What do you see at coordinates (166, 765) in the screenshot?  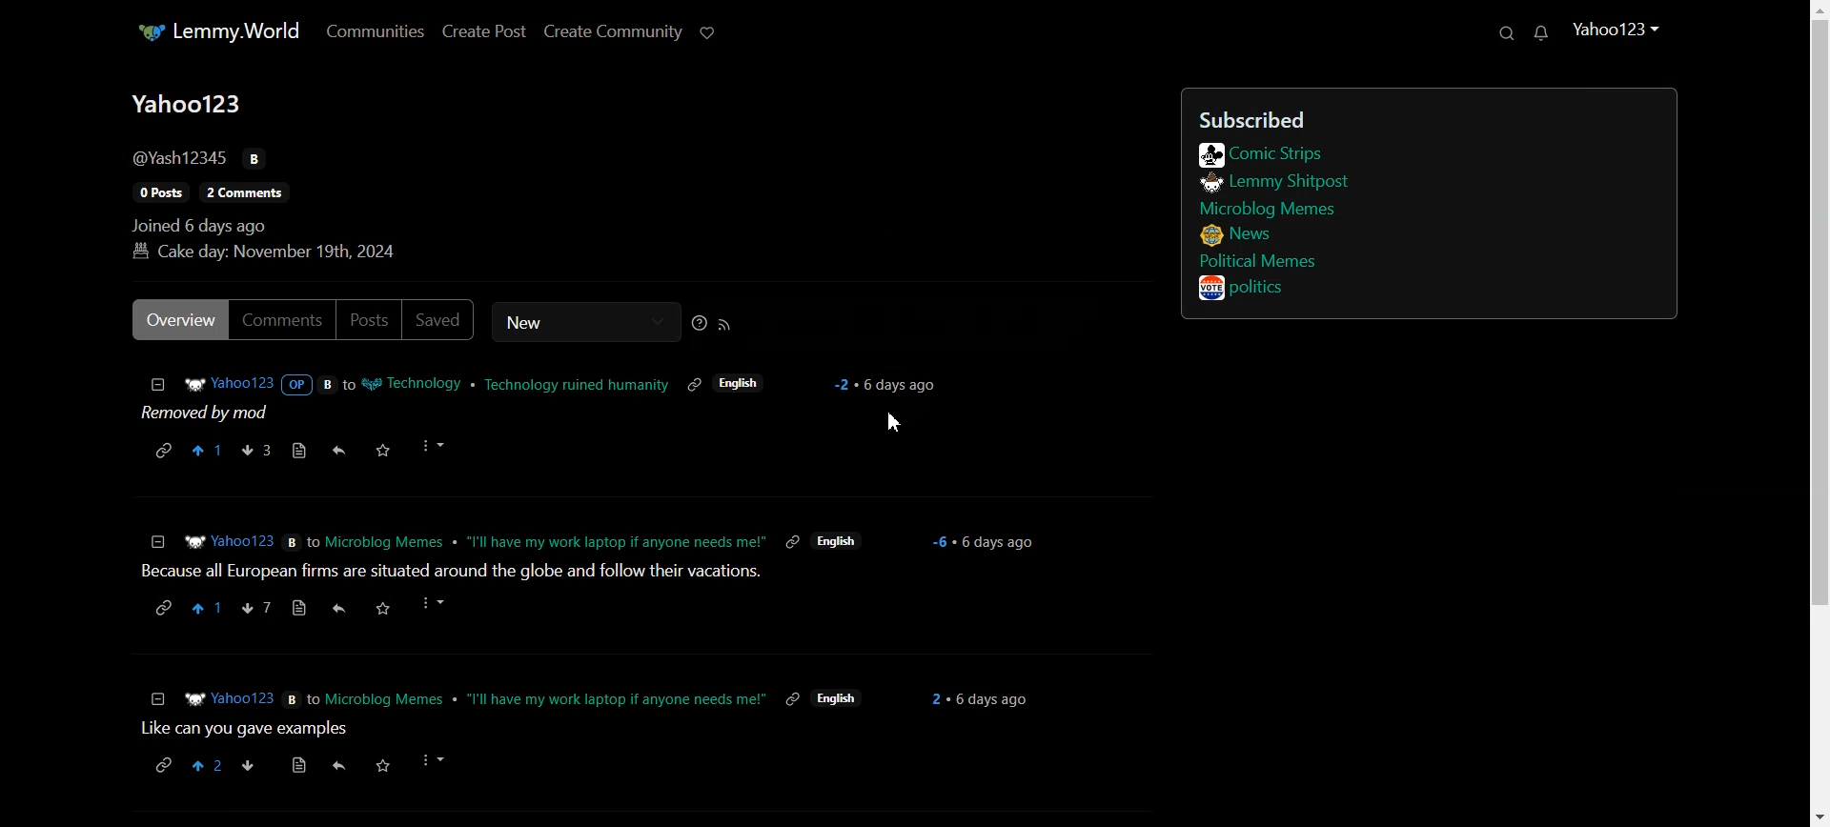 I see `` at bounding box center [166, 765].